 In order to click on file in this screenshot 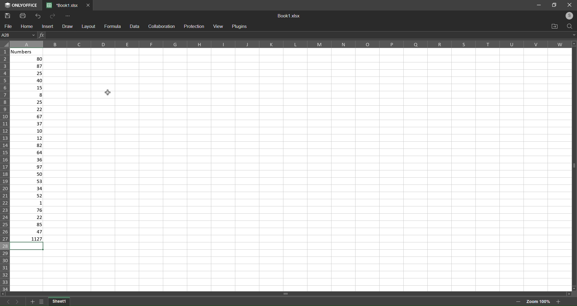, I will do `click(8, 26)`.